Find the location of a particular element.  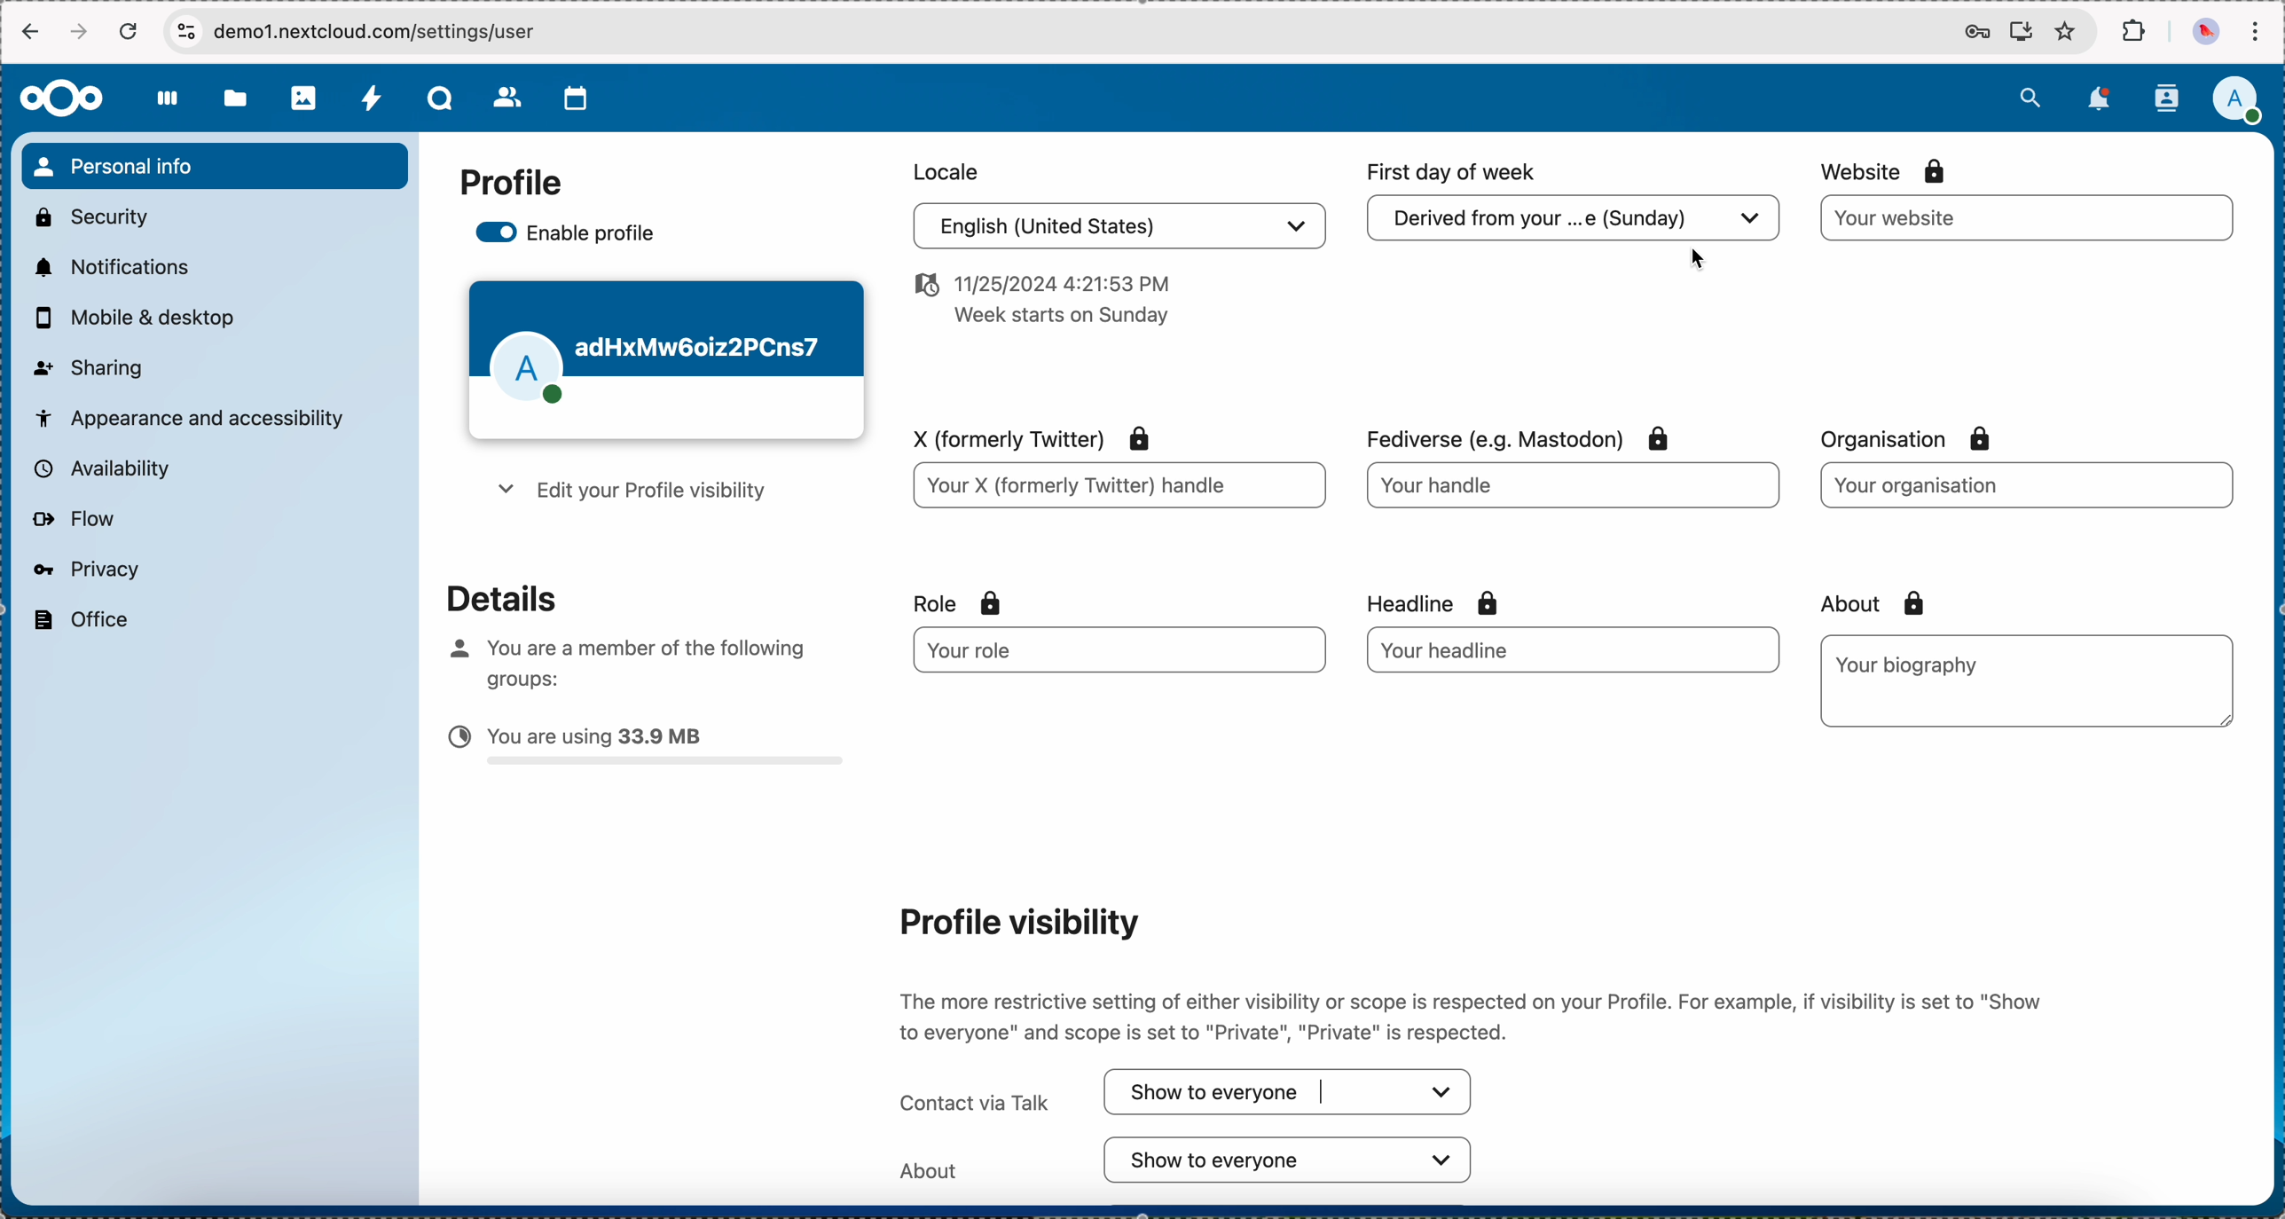

files is located at coordinates (235, 102).